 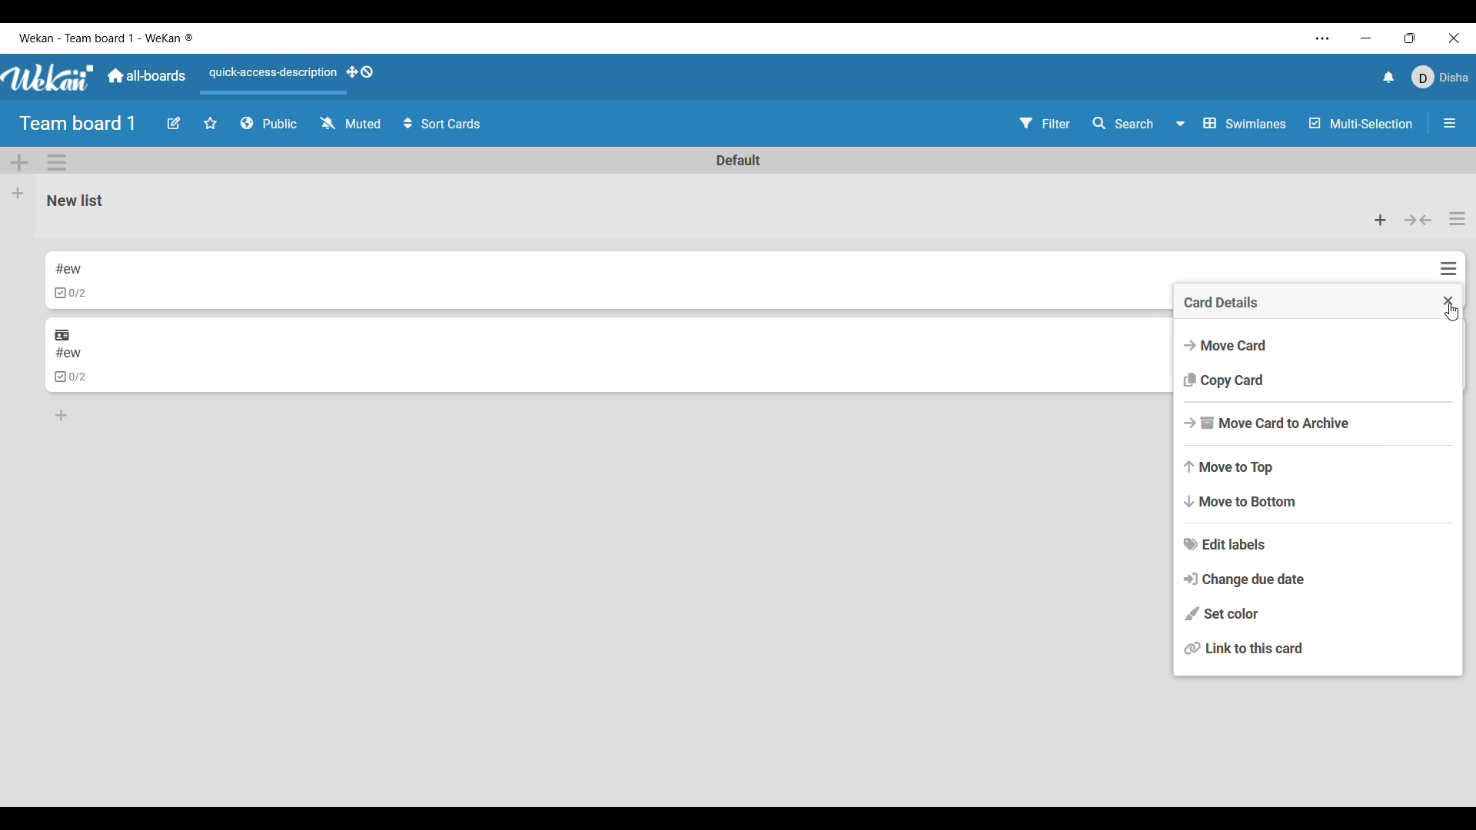 I want to click on Set color, so click(x=1318, y=614).